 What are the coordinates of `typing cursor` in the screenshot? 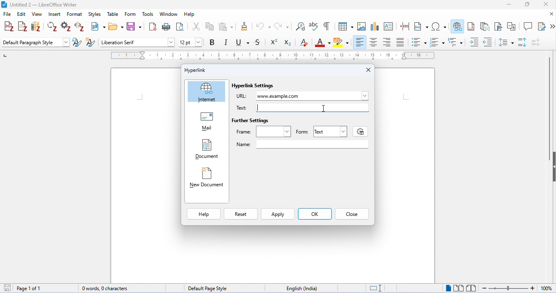 It's located at (142, 100).